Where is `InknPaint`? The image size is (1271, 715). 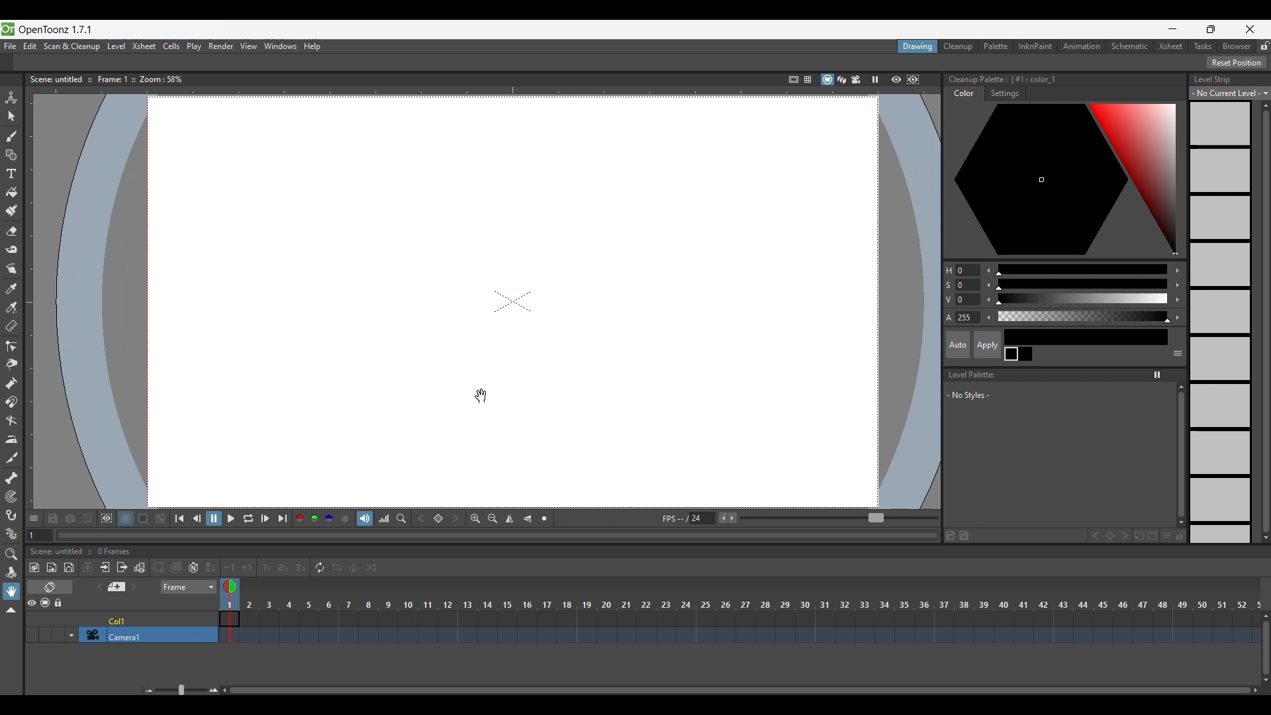
InknPaint is located at coordinates (1035, 46).